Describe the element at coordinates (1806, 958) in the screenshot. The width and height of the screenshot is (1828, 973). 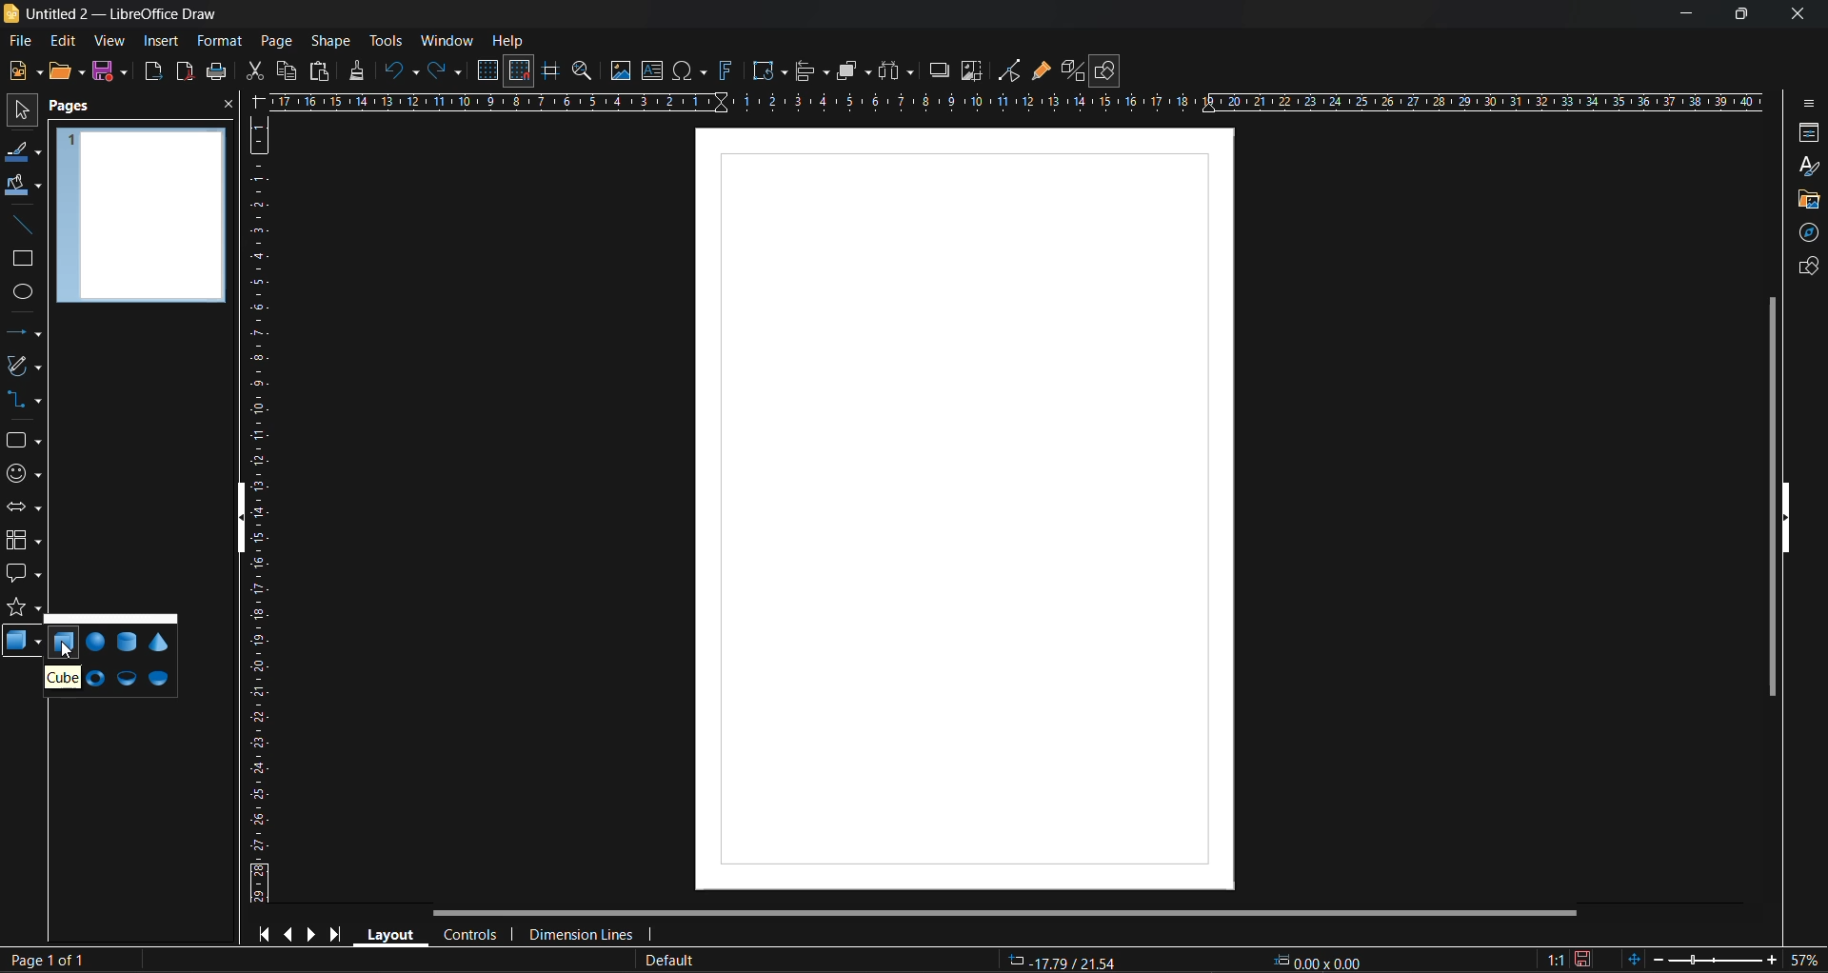
I see `zoom factor` at that location.